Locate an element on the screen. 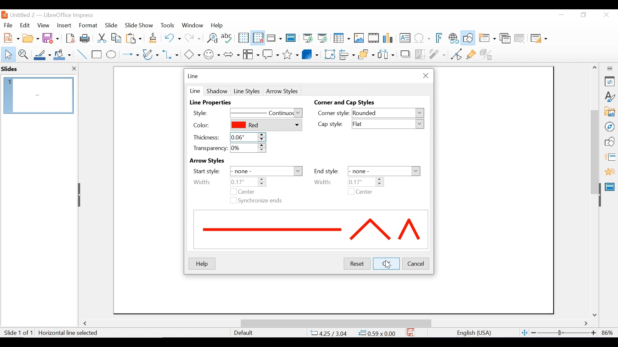  Display Views is located at coordinates (274, 39).